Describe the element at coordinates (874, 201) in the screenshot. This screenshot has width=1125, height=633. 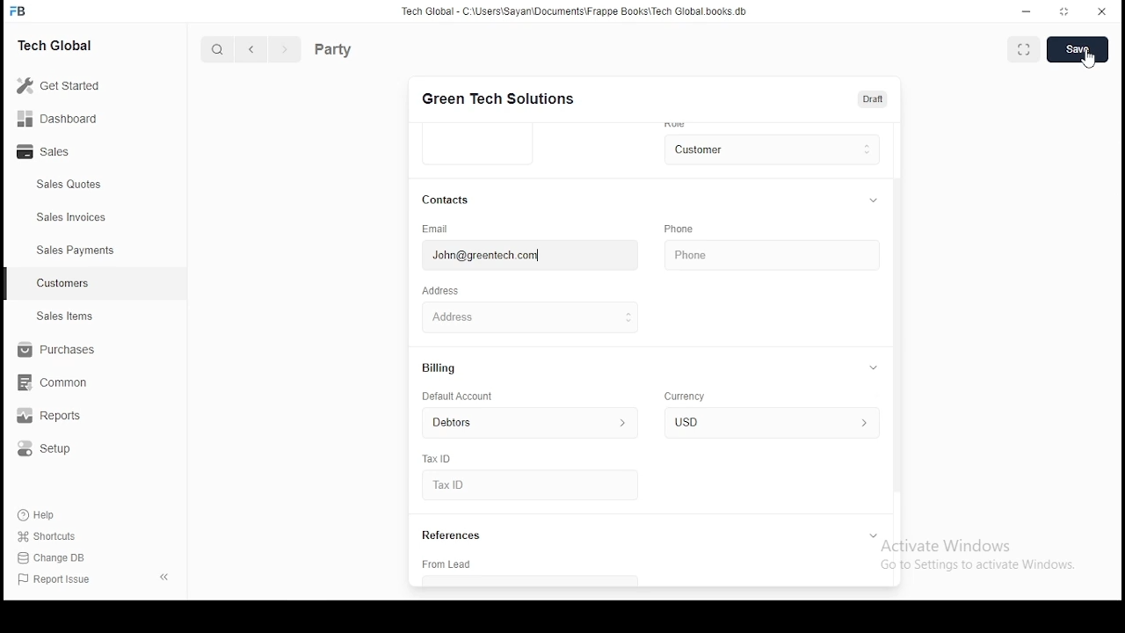
I see `collapse` at that location.